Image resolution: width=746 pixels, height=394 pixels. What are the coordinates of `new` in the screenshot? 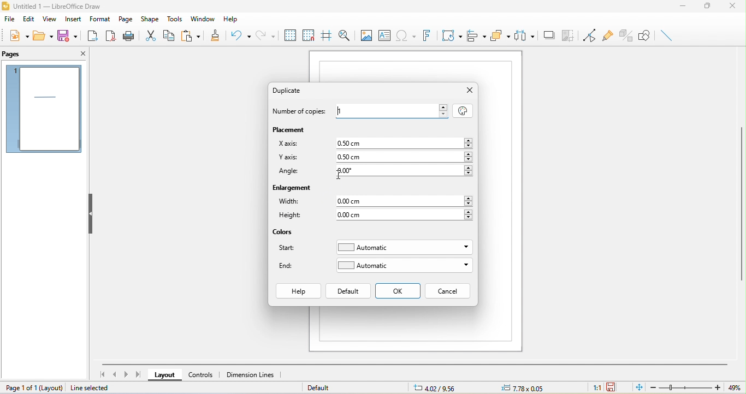 It's located at (18, 35).